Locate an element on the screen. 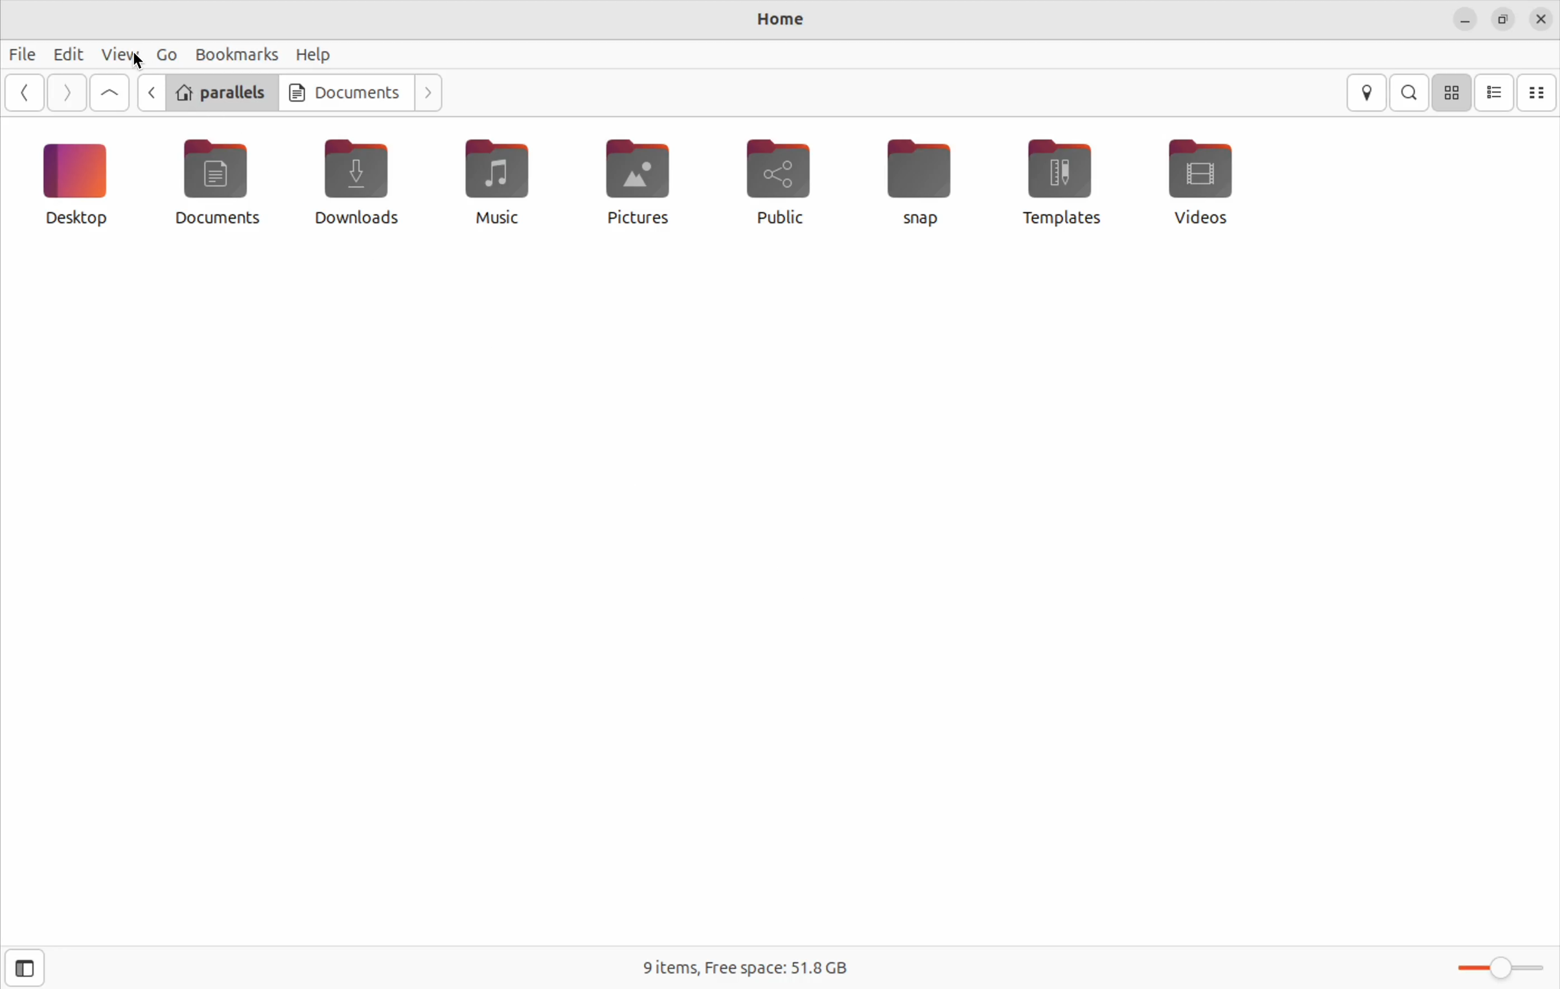  templates is located at coordinates (1055, 183).